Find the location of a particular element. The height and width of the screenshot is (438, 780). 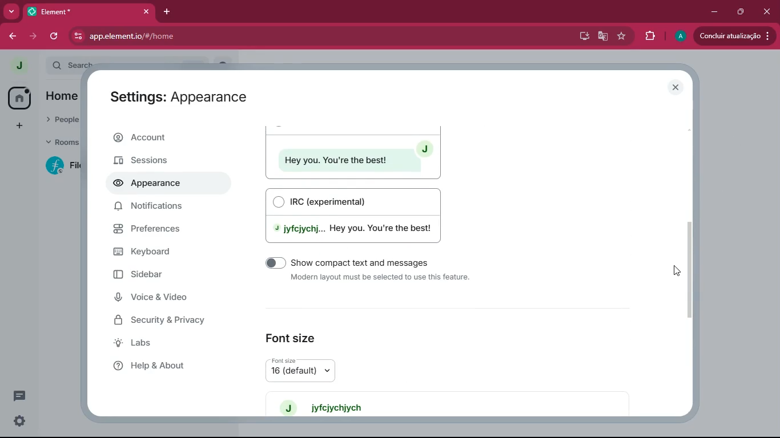

close is located at coordinates (767, 9).